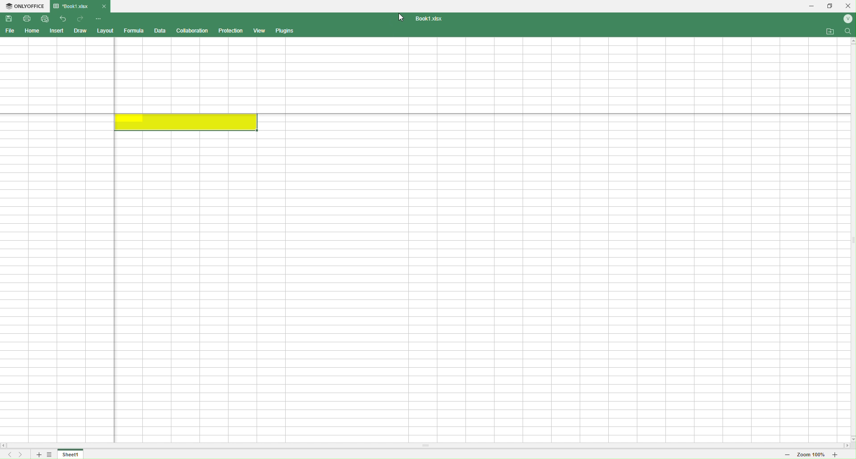 The width and height of the screenshot is (856, 459). I want to click on Close, so click(104, 6).